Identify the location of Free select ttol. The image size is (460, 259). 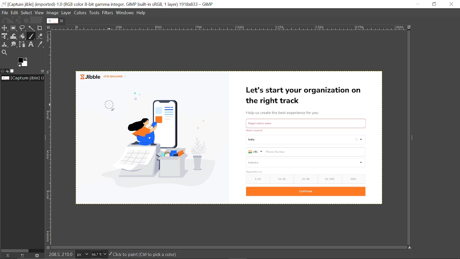
(23, 28).